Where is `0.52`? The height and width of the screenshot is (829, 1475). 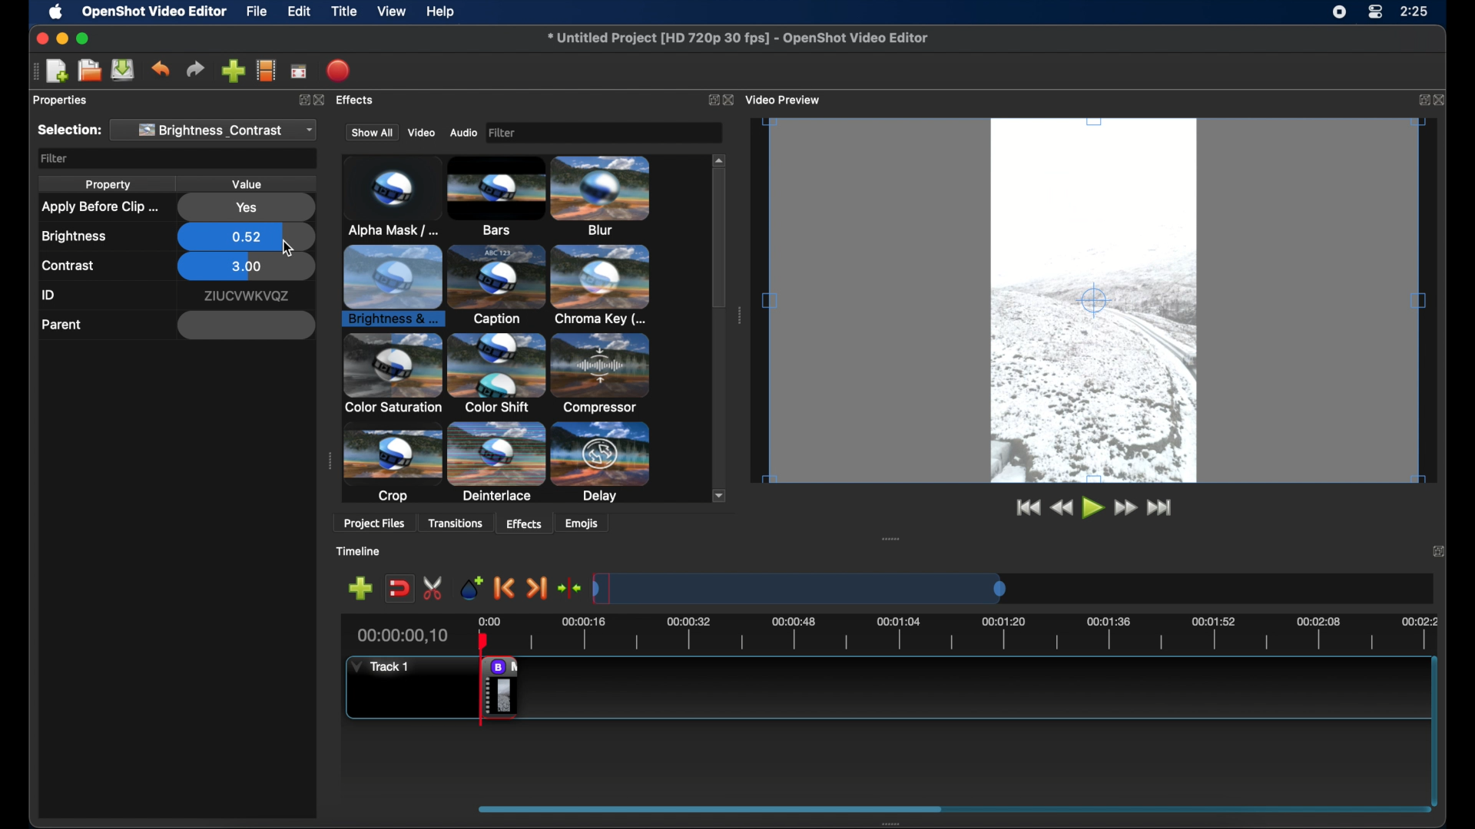
0.52 is located at coordinates (246, 235).